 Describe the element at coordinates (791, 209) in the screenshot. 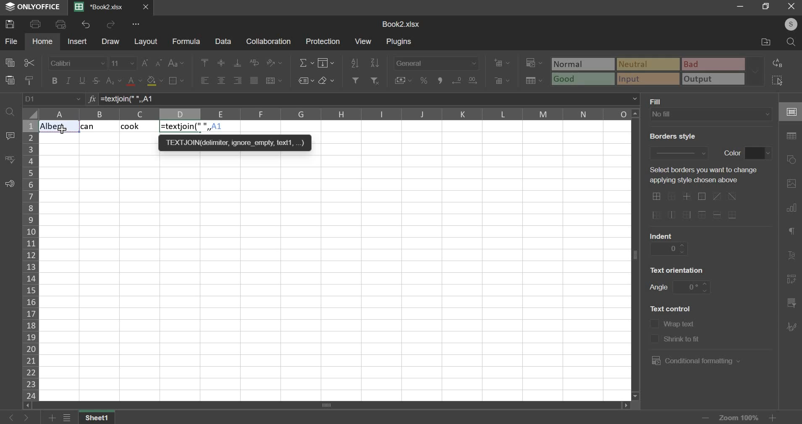

I see `chart` at that location.